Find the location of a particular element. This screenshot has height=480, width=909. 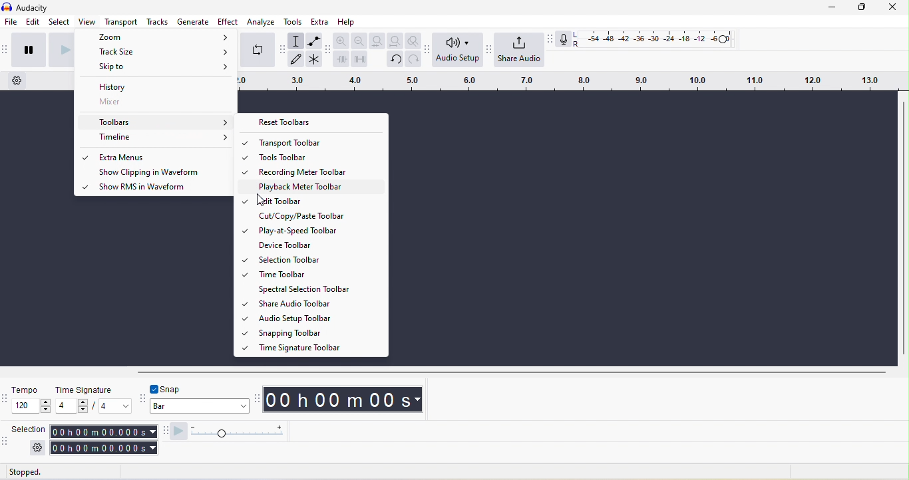

snapping toolbar is located at coordinates (142, 400).